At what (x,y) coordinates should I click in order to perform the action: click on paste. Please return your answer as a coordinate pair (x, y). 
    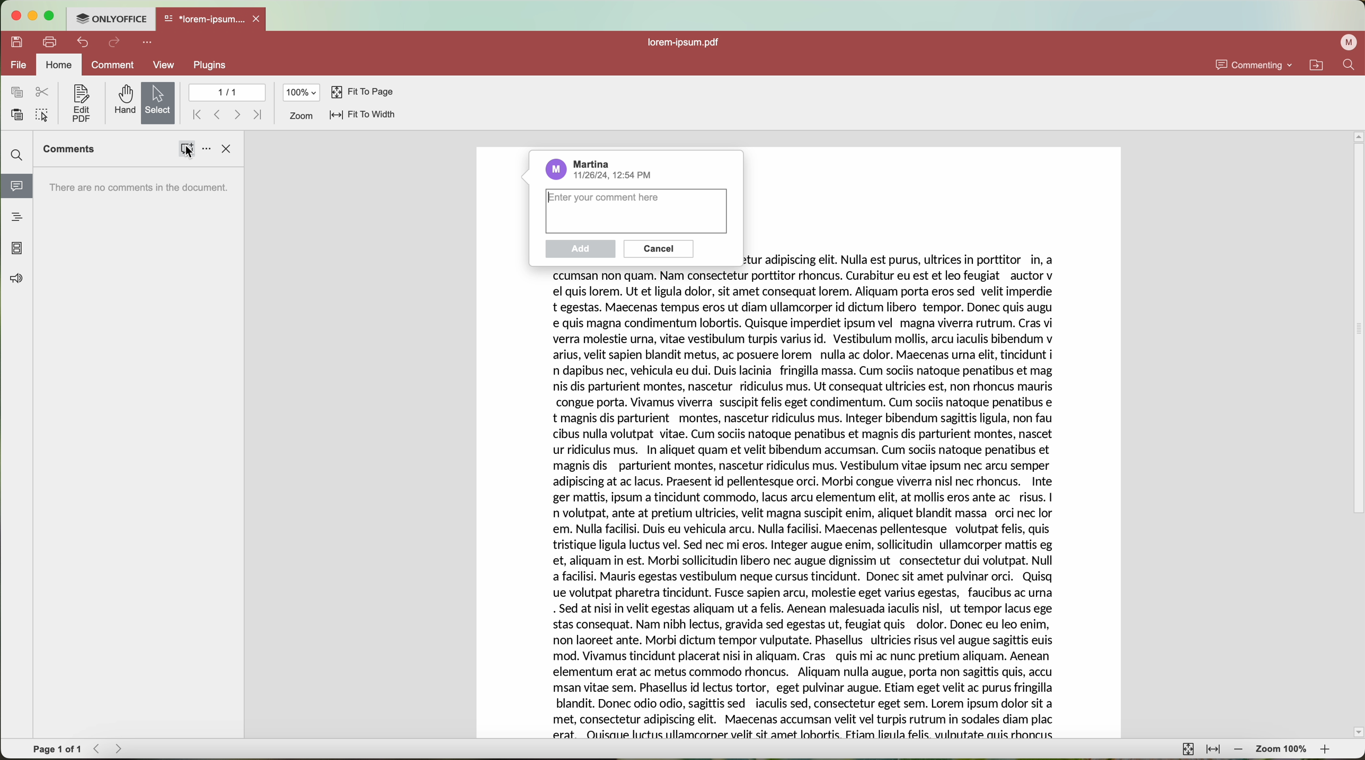
    Looking at the image, I should click on (18, 114).